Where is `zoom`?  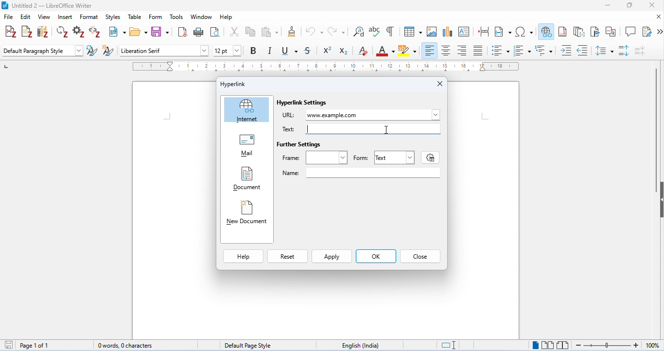 zoom is located at coordinates (617, 345).